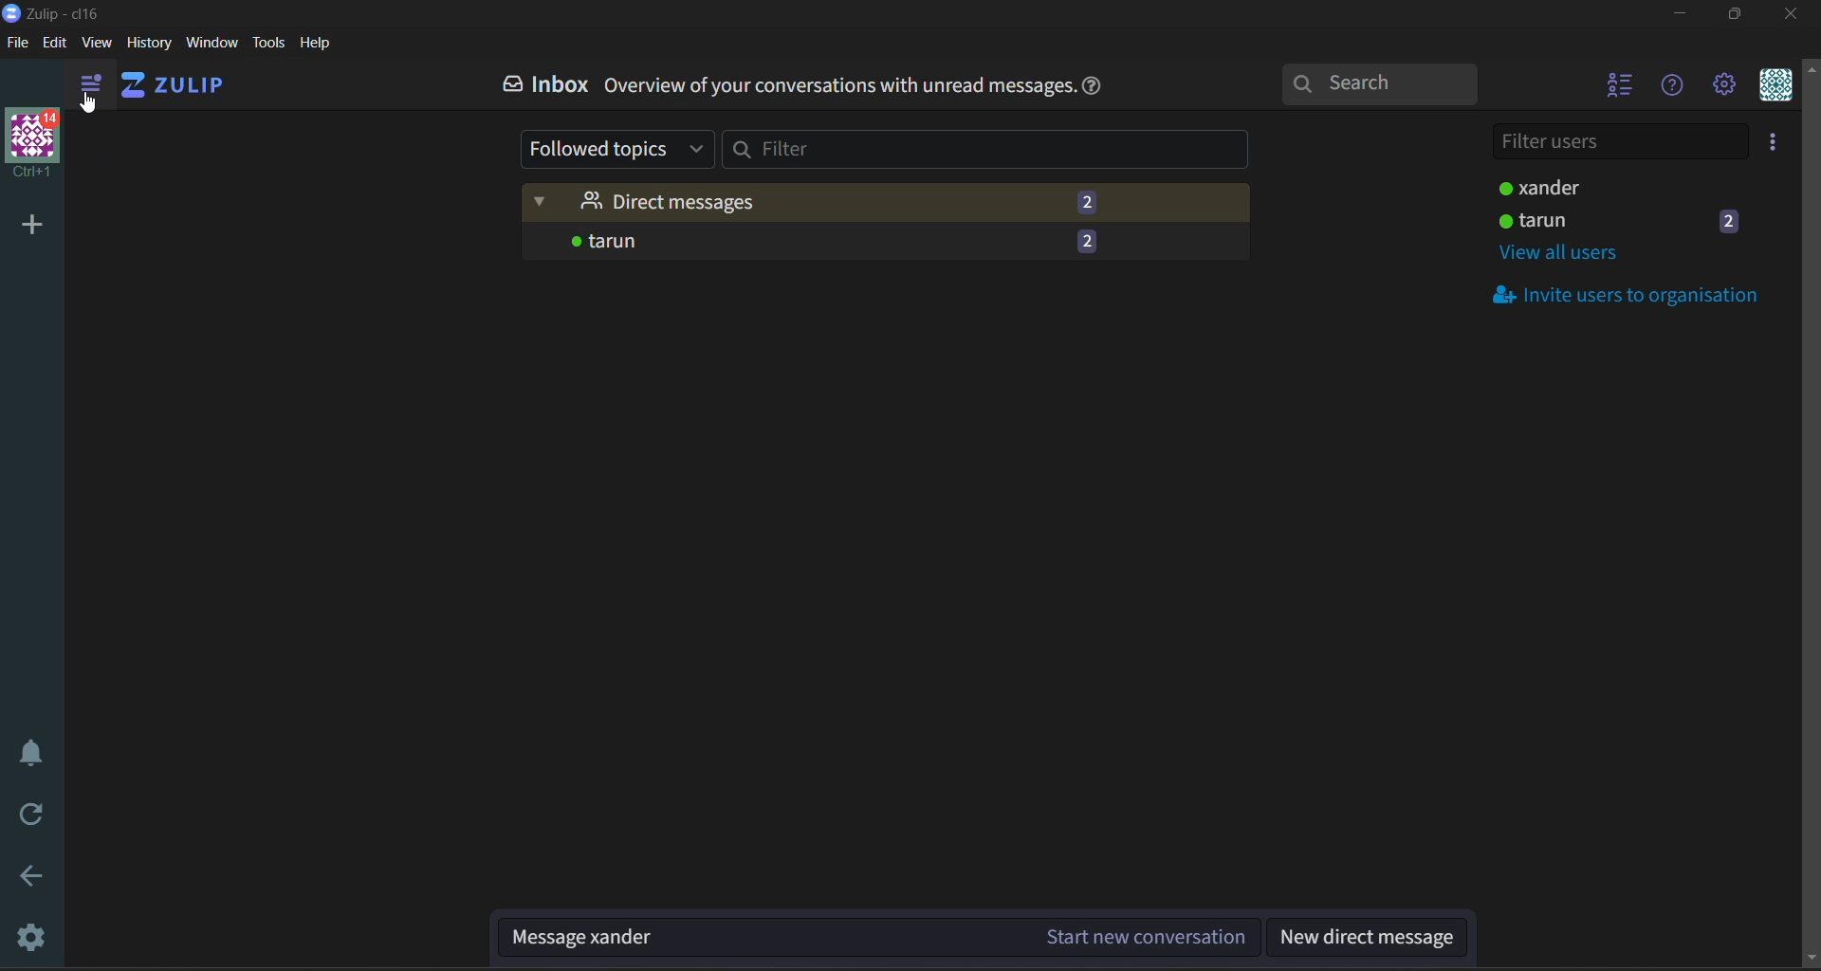  What do you see at coordinates (152, 44) in the screenshot?
I see `history` at bounding box center [152, 44].